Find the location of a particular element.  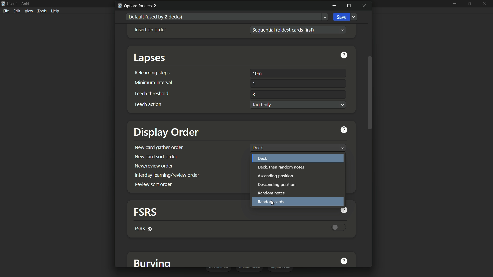

sequential(oldest cards first) is located at coordinates (286, 29).